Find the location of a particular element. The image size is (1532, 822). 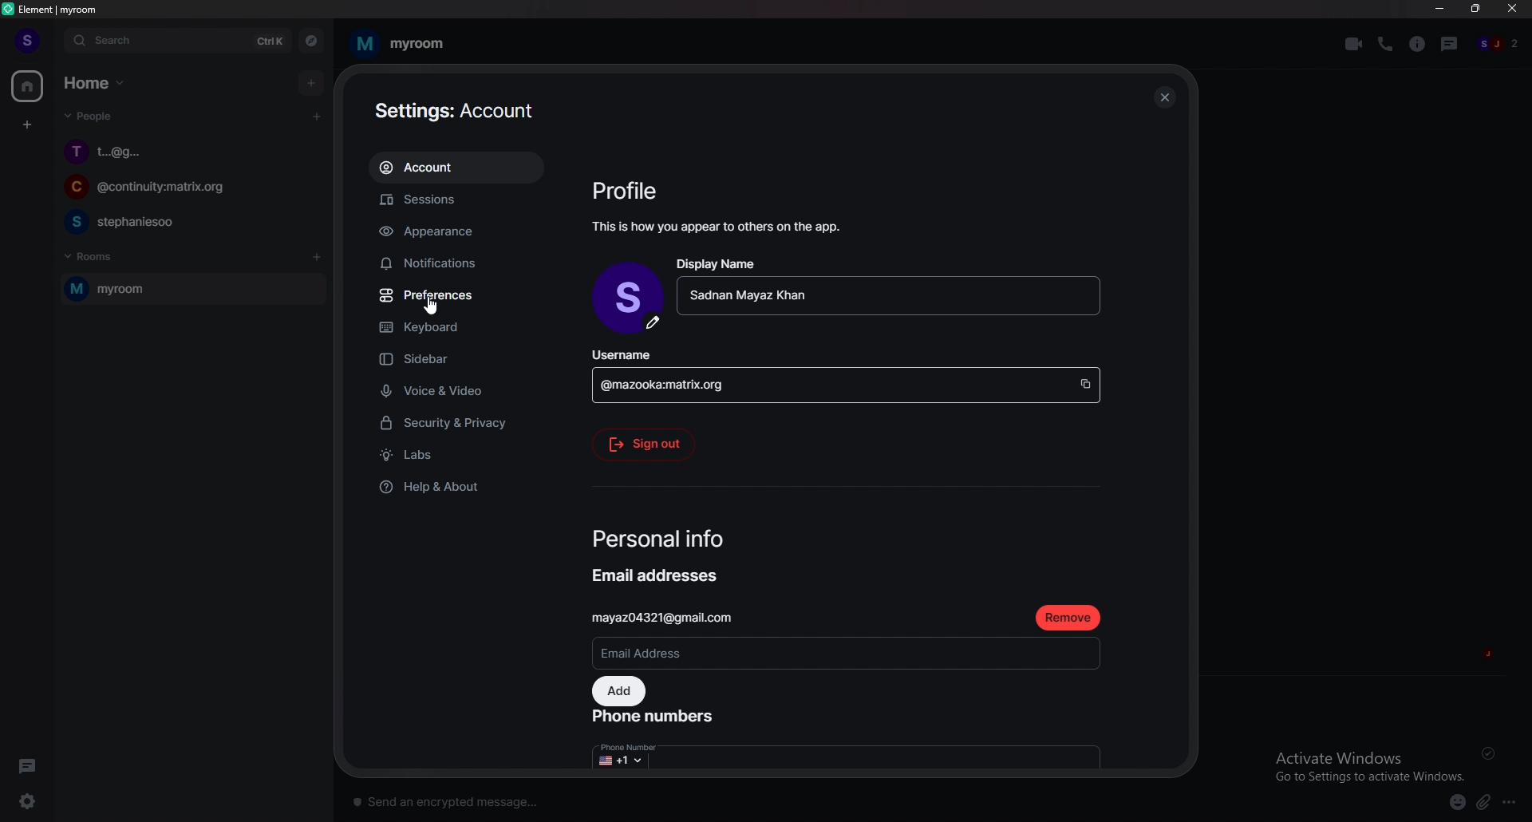

sign out is located at coordinates (645, 444).